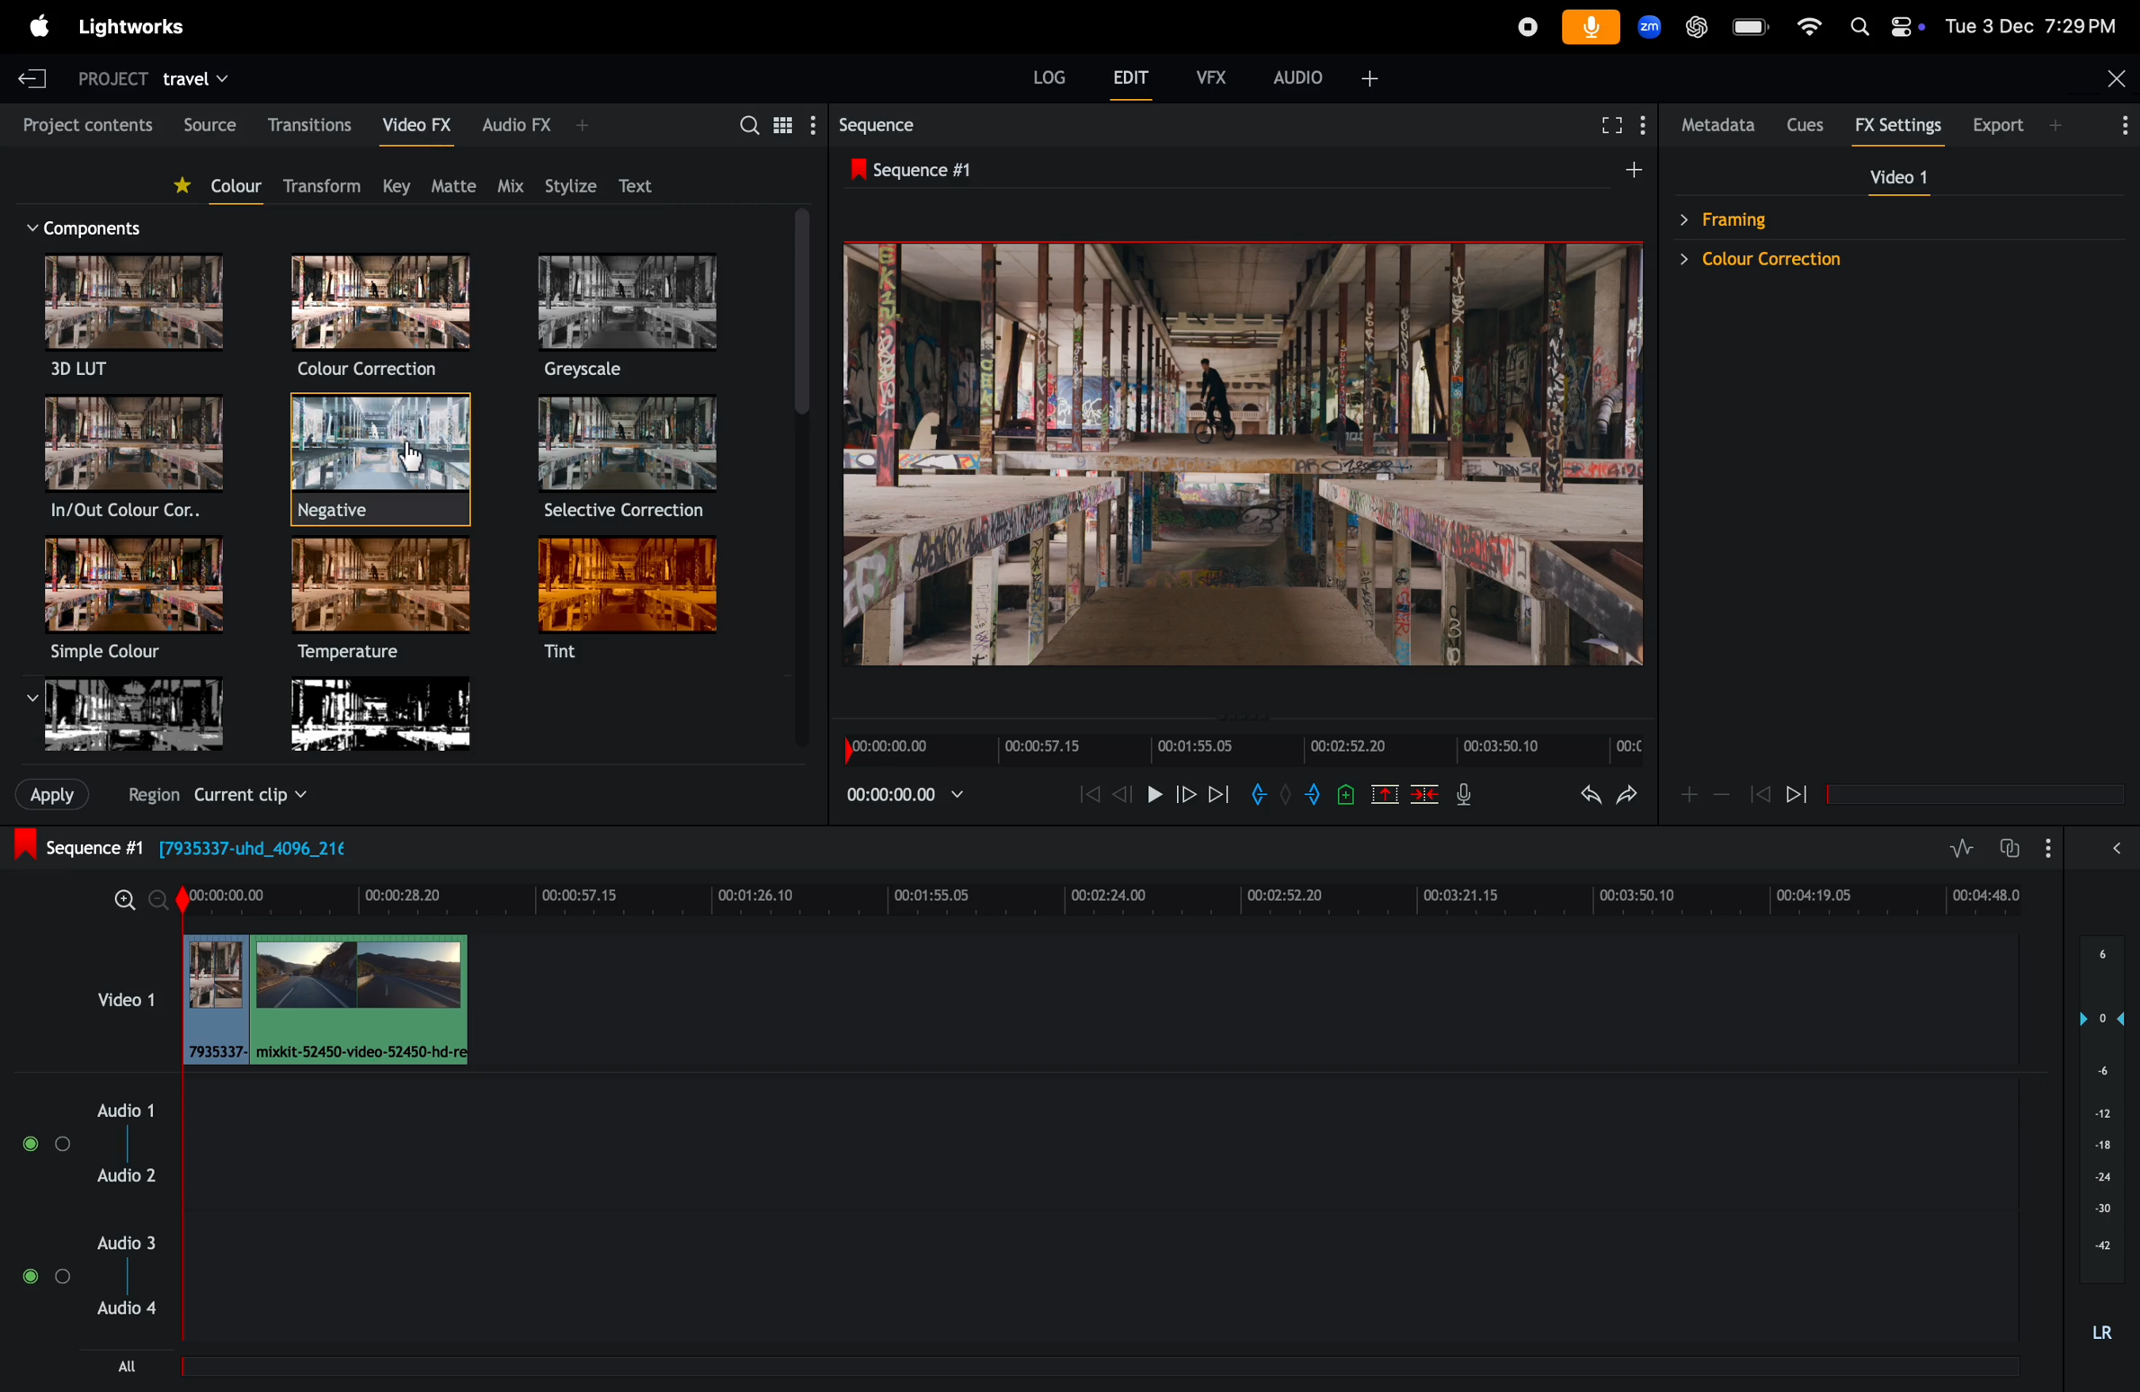 This screenshot has width=2140, height=1392. I want to click on audio 1, so click(120, 1109).